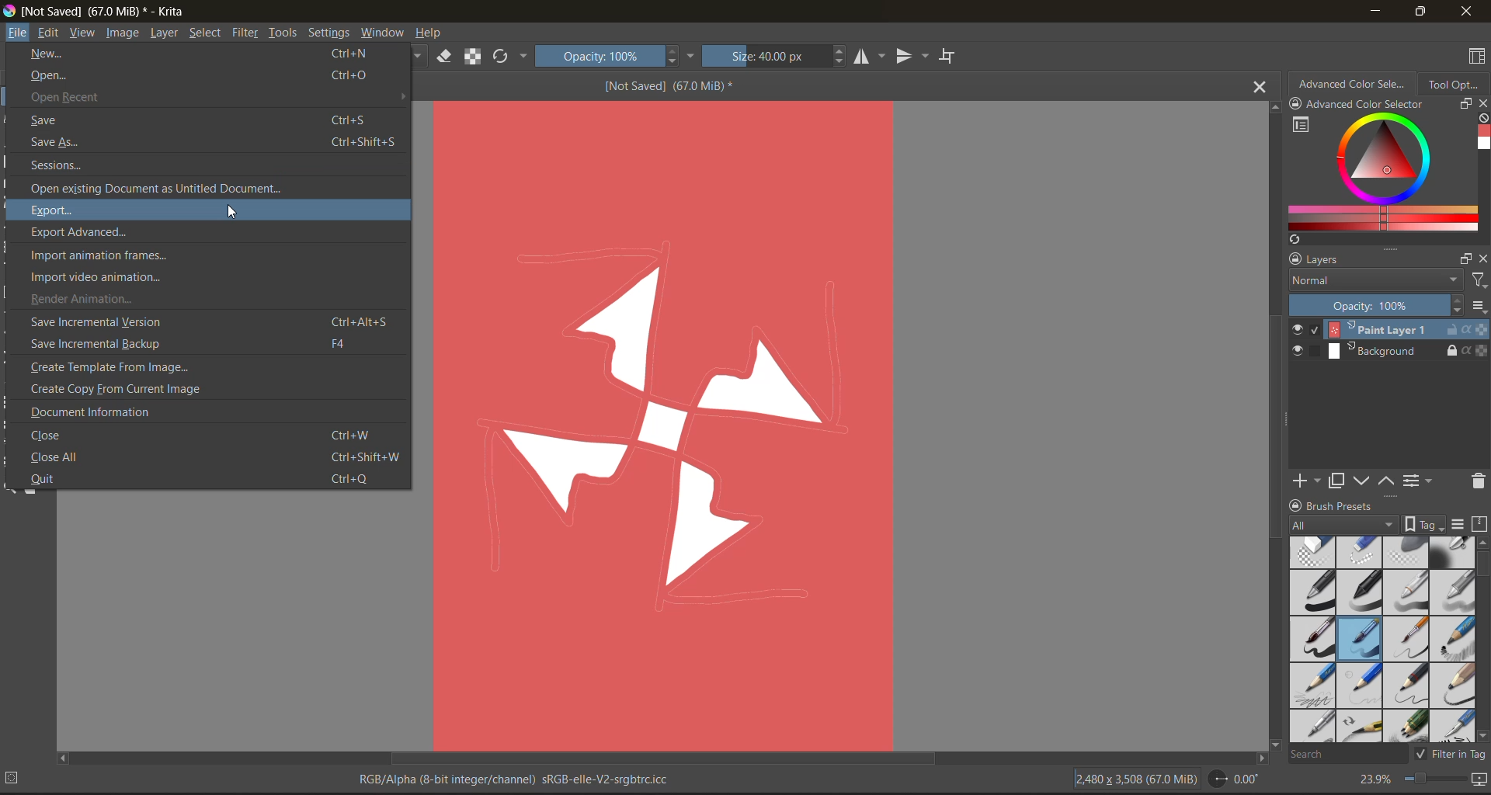 Image resolution: width=1491 pixels, height=795 pixels. What do you see at coordinates (47, 33) in the screenshot?
I see `edit` at bounding box center [47, 33].